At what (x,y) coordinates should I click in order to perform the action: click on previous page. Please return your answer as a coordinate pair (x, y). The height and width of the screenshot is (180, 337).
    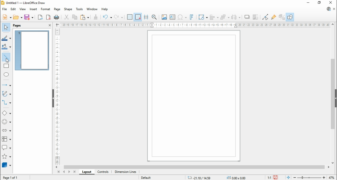
    Looking at the image, I should click on (64, 172).